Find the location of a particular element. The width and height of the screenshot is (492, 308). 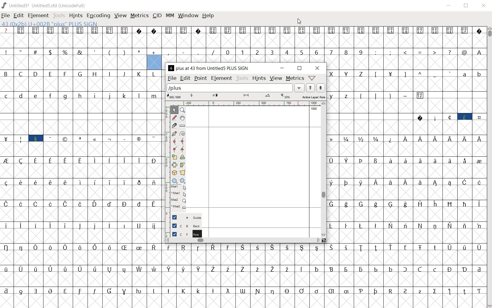

special characters is located at coordinates (449, 124).